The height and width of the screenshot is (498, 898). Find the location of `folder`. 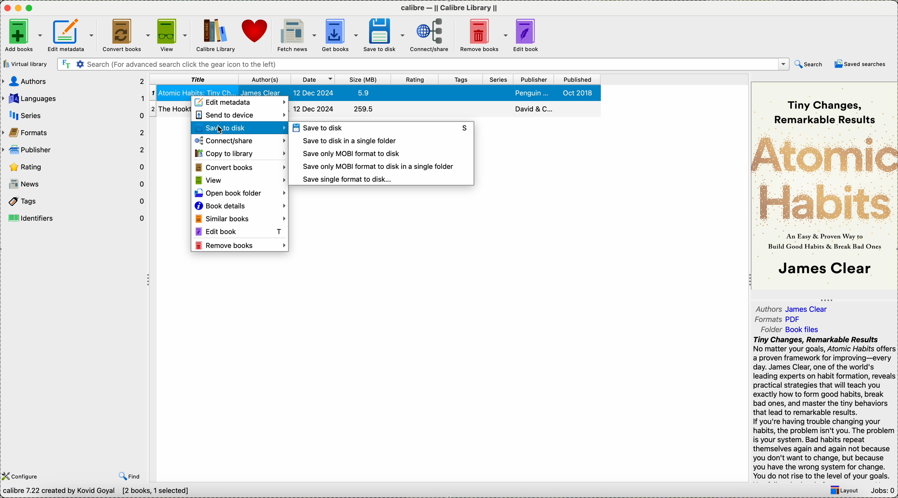

folder is located at coordinates (792, 330).